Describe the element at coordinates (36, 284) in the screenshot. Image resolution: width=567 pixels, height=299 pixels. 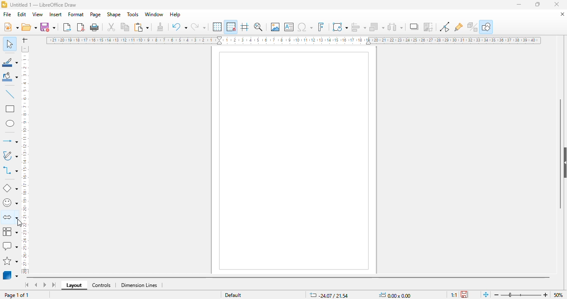
I see `scroll to previous sheet` at that location.